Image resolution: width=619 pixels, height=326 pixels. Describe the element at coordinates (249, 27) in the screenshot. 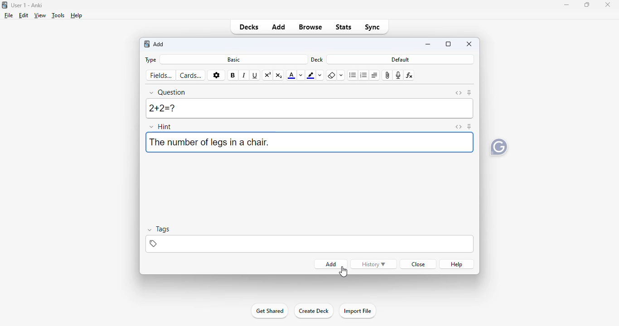

I see `decks` at that location.